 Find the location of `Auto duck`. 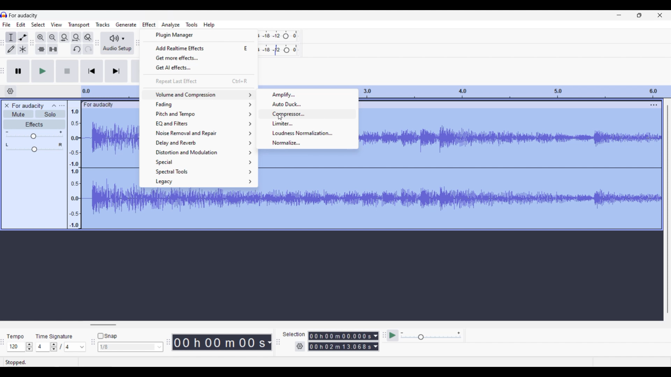

Auto duck is located at coordinates (307, 104).